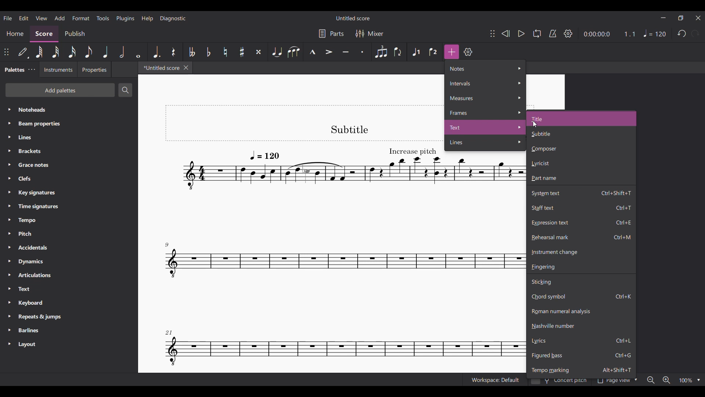  I want to click on Play, so click(522, 33).